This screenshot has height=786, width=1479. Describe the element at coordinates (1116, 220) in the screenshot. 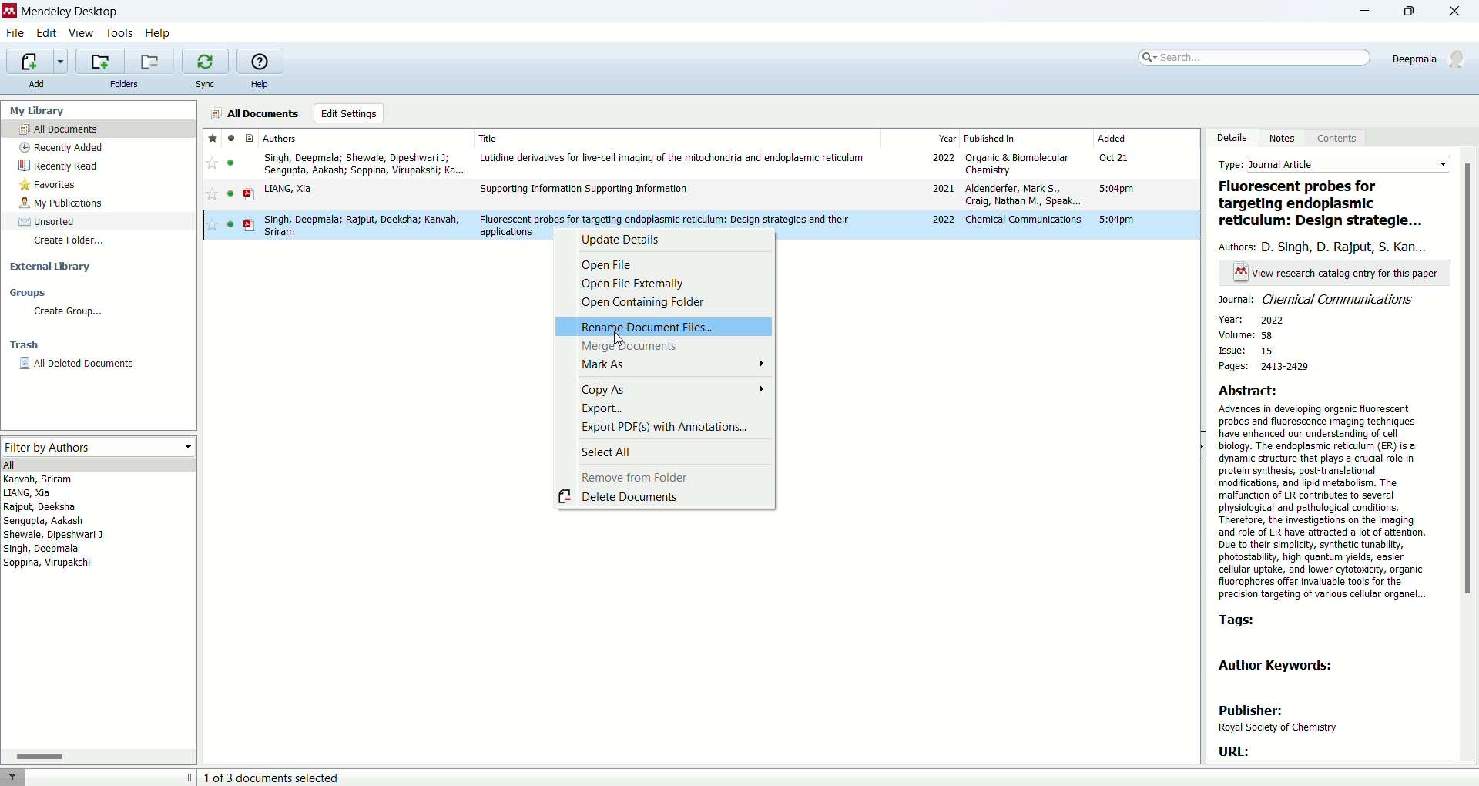

I see `5:04pm` at that location.